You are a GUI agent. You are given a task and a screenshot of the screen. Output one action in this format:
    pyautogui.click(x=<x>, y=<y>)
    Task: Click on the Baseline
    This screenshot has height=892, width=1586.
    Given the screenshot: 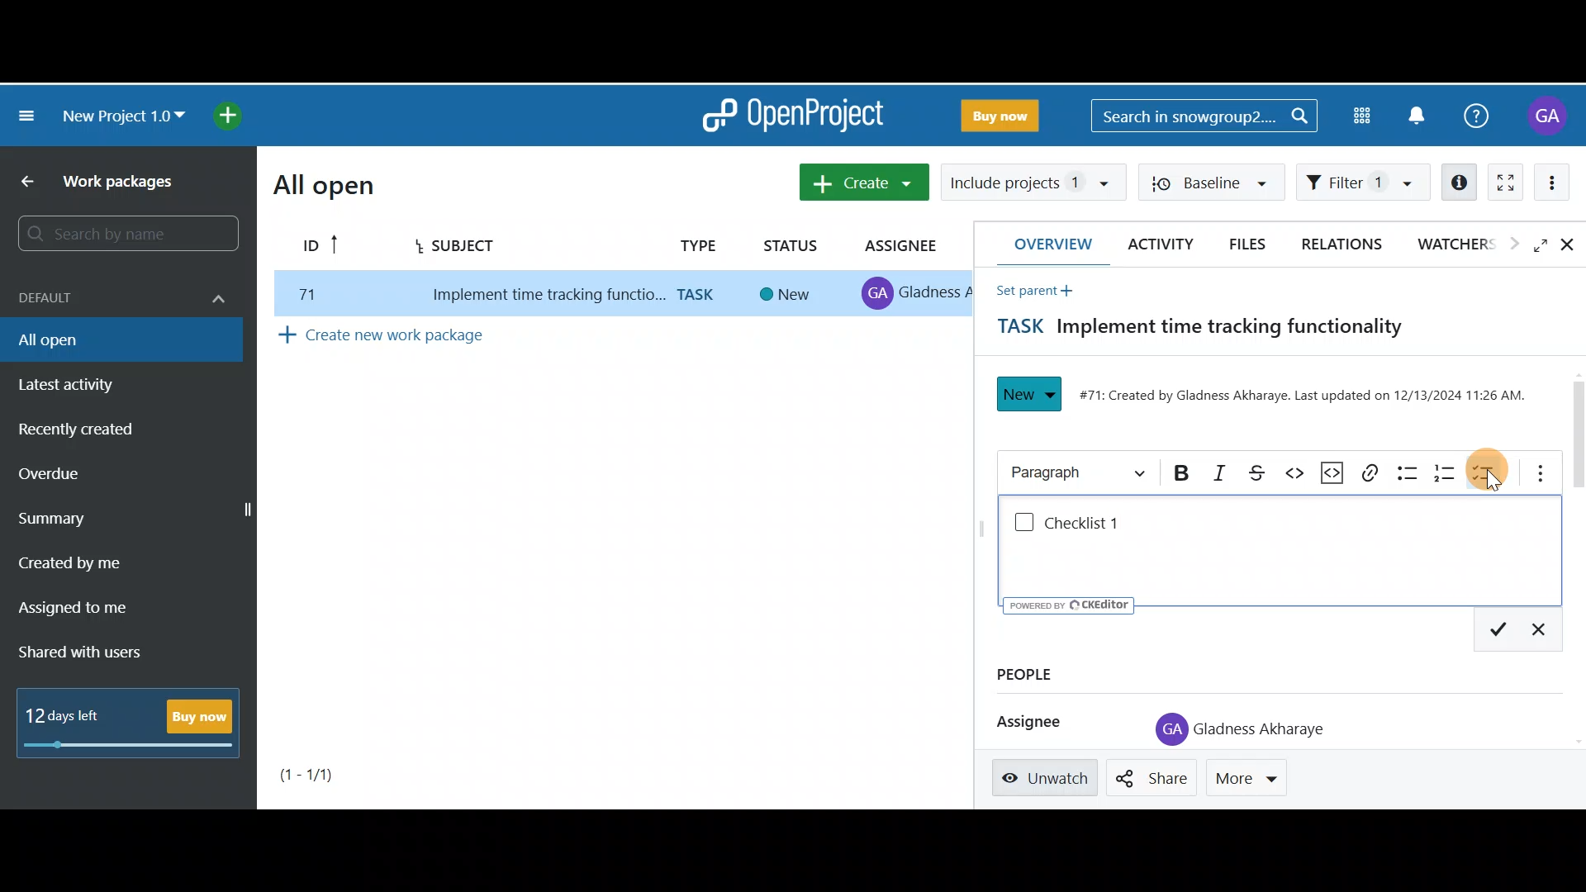 What is the action you would take?
    pyautogui.click(x=1218, y=183)
    